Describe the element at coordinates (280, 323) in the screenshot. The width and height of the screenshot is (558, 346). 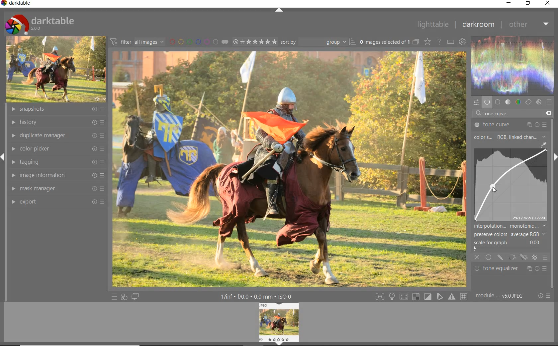
I see `Image preview` at that location.